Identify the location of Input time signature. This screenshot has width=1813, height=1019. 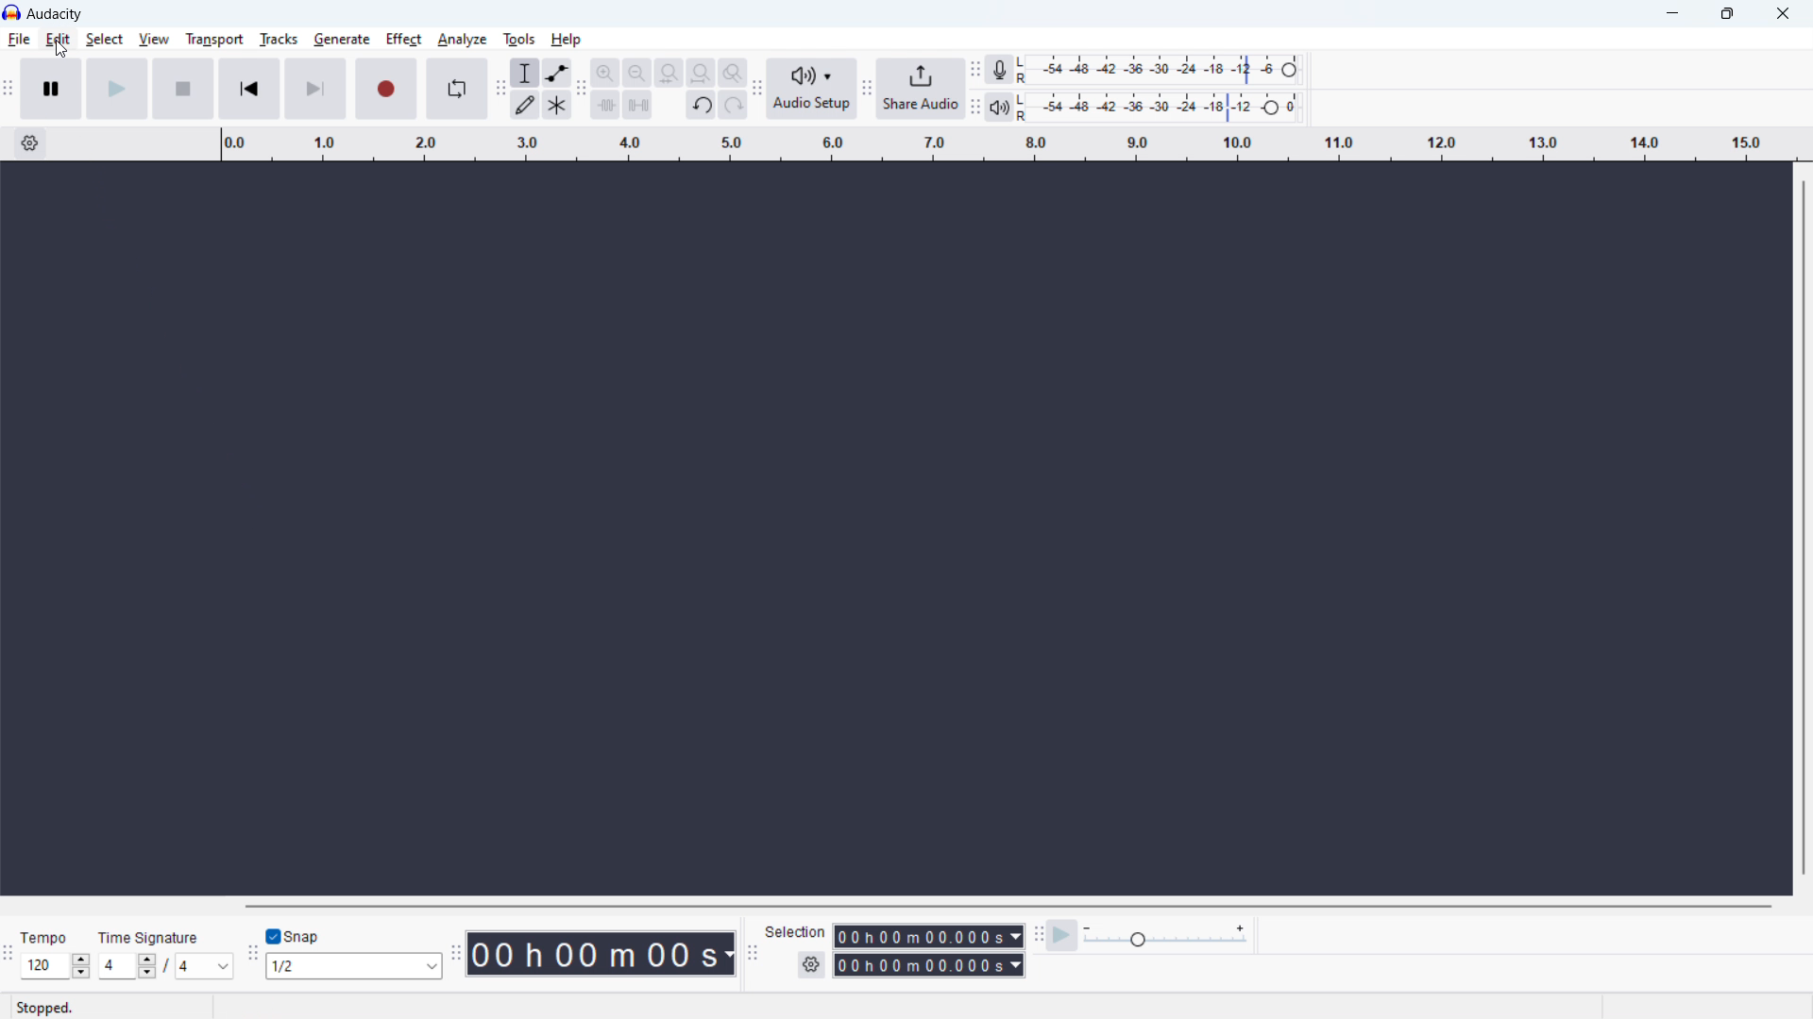
(115, 967).